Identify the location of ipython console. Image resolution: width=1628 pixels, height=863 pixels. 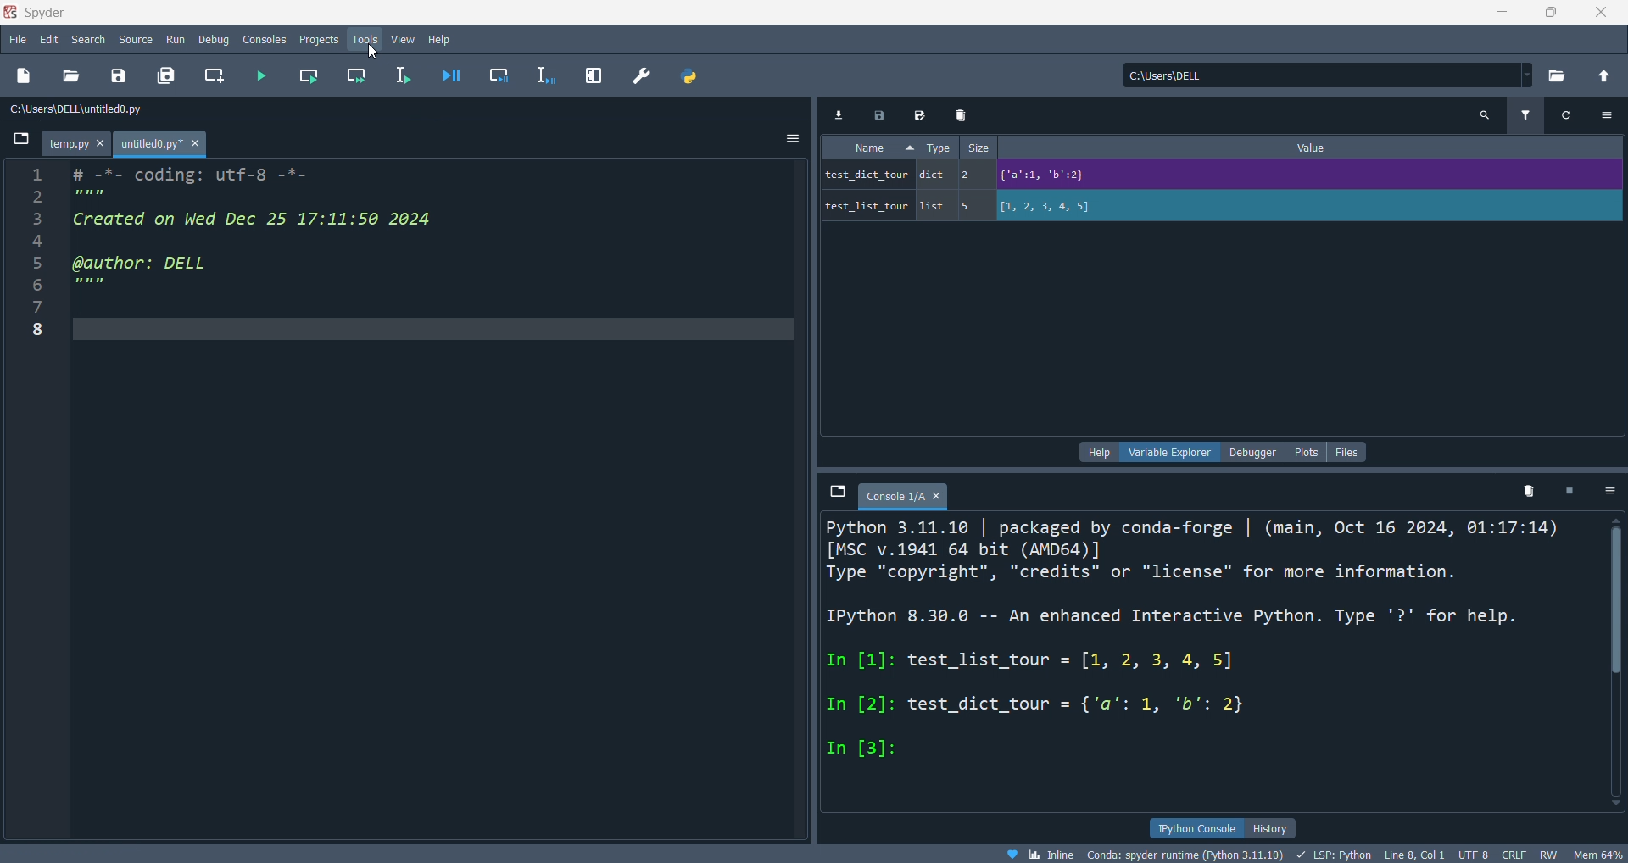
(1195, 828).